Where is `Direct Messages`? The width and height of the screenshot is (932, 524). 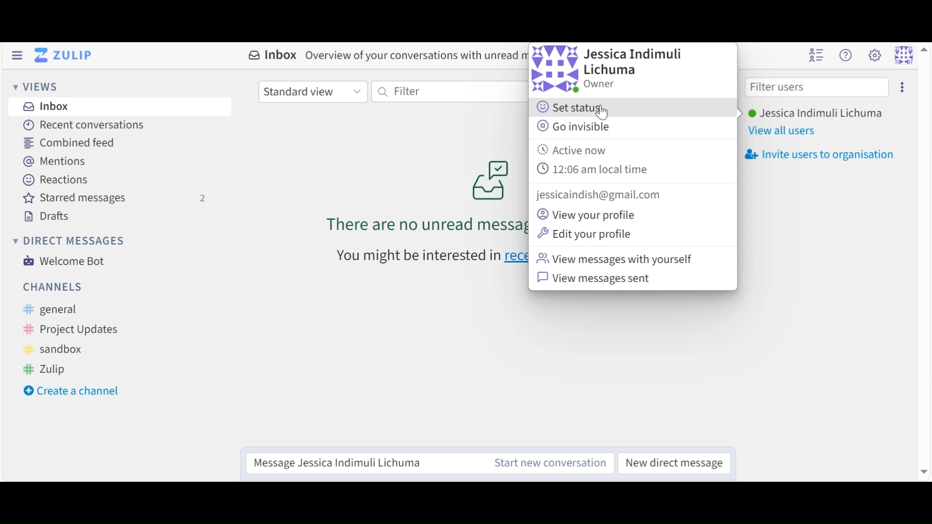
Direct Messages is located at coordinates (67, 241).